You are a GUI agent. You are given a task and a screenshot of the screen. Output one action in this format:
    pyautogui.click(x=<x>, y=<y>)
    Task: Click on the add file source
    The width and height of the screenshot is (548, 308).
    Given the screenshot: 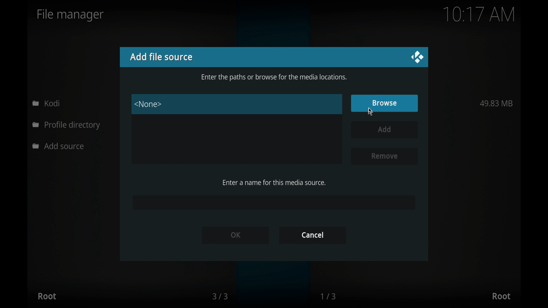 What is the action you would take?
    pyautogui.click(x=161, y=57)
    